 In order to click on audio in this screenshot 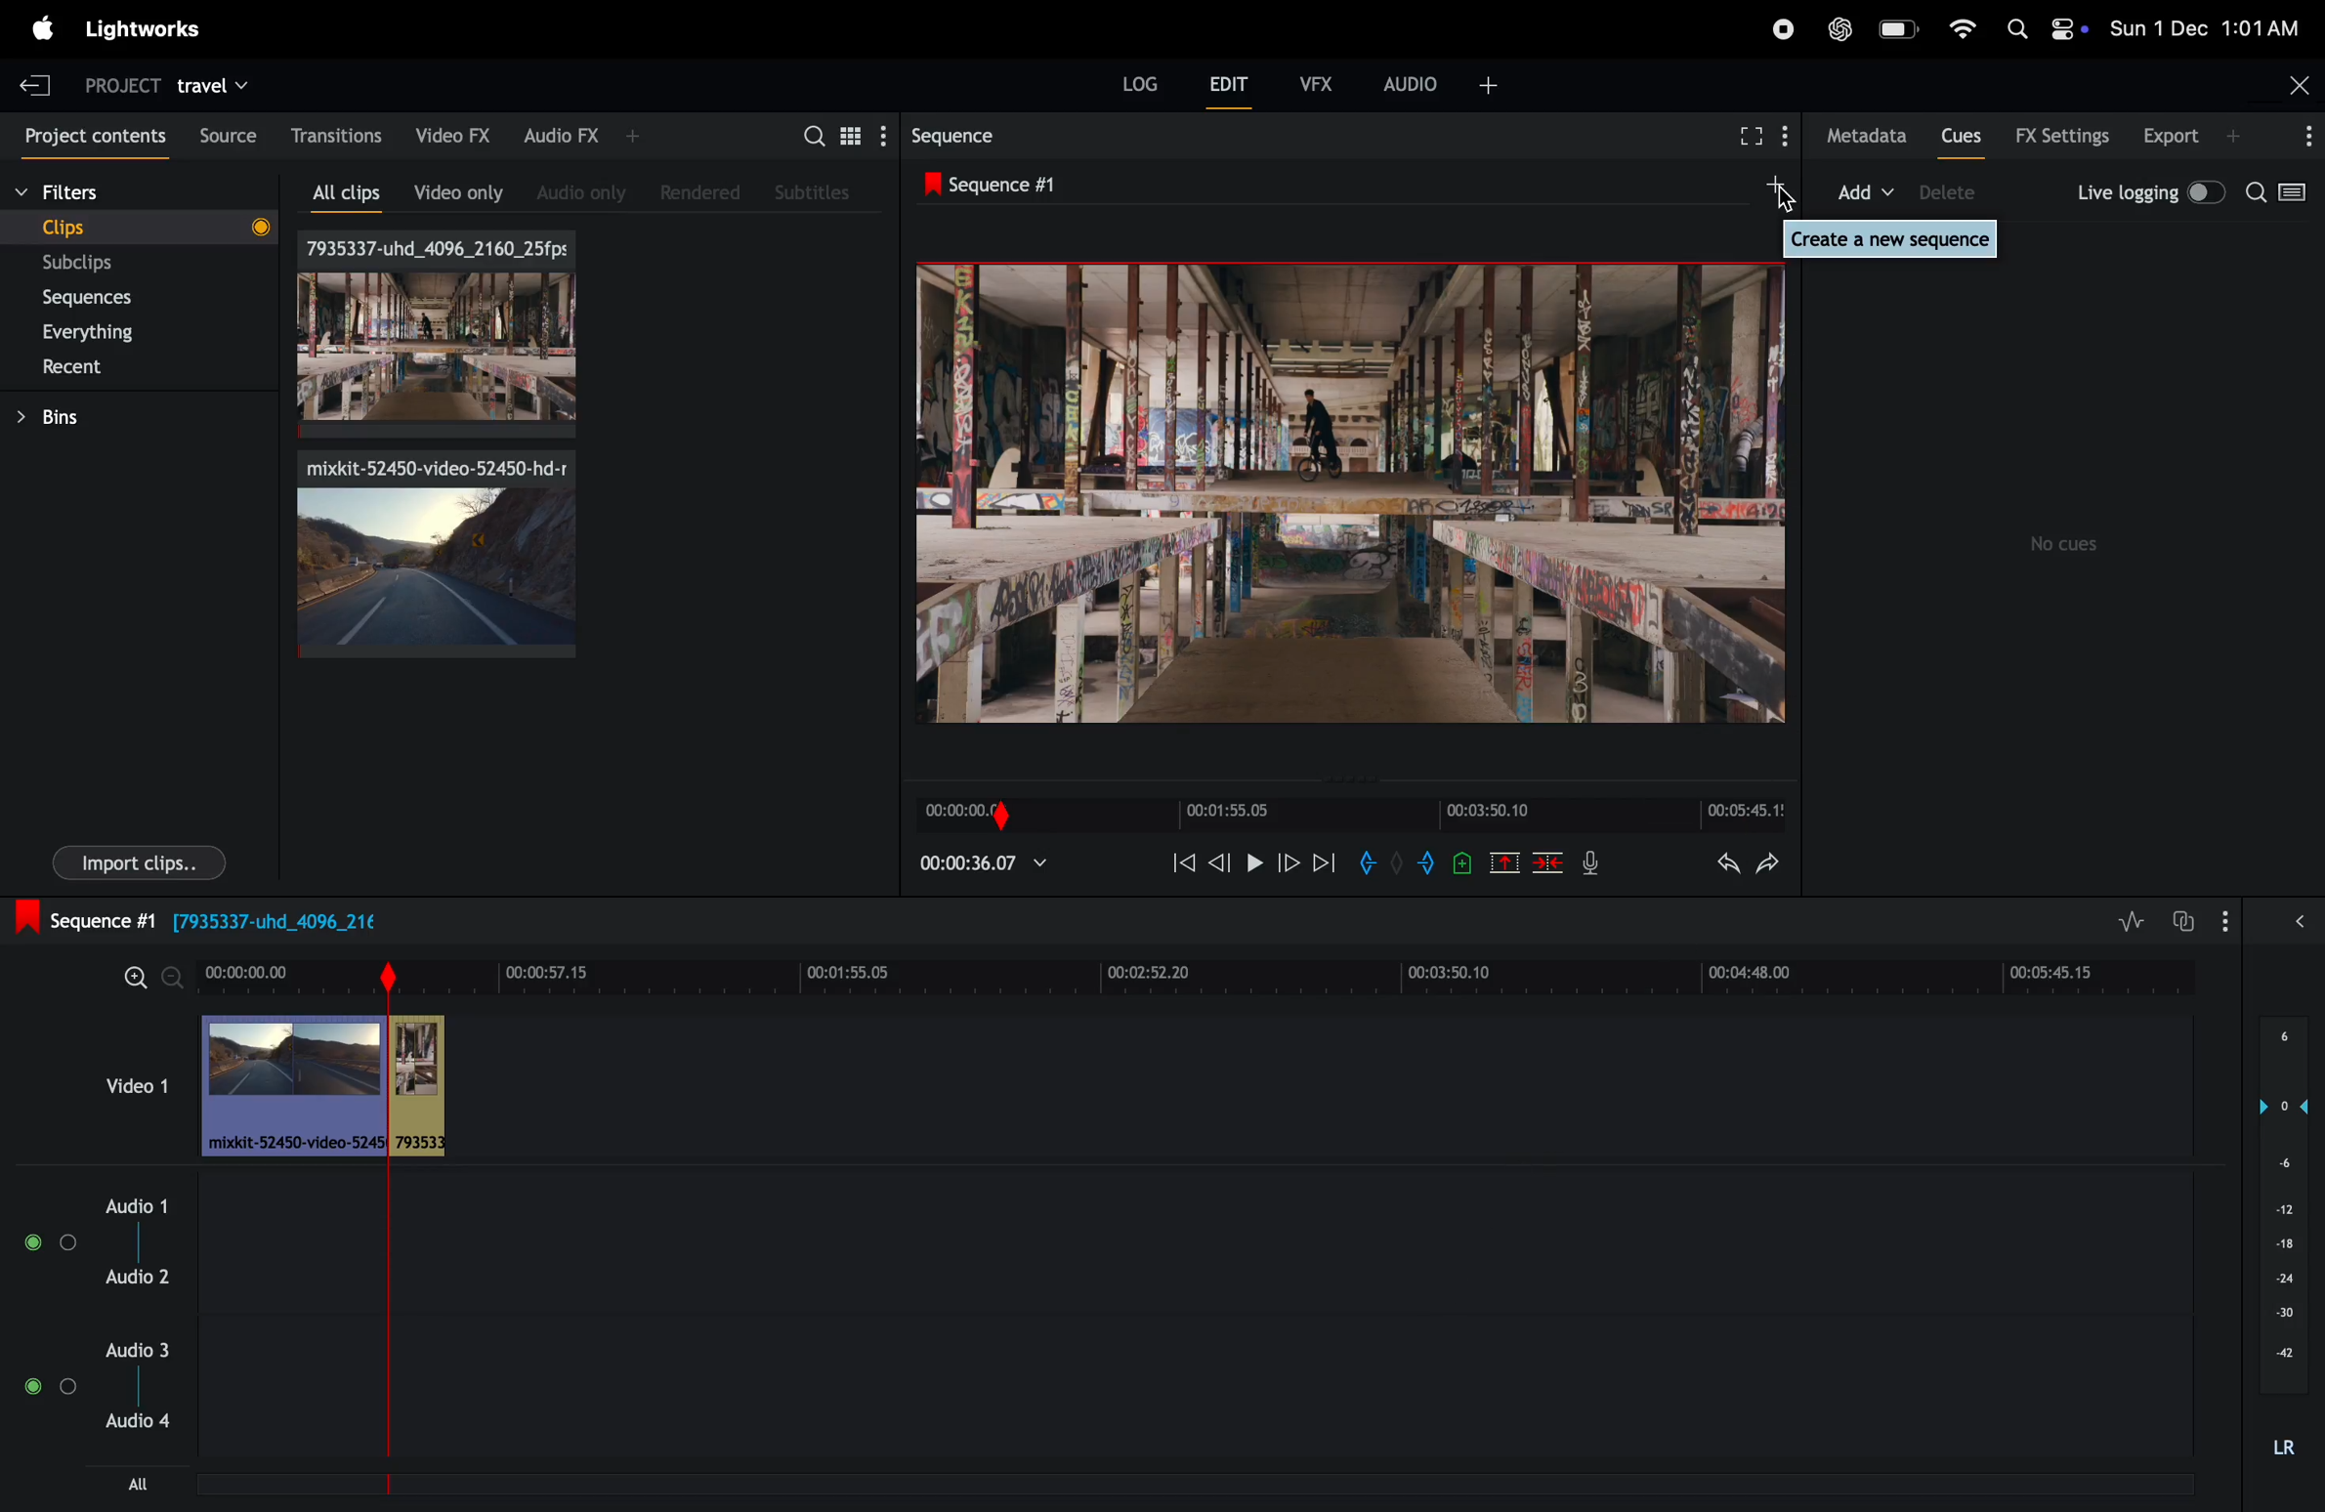, I will do `click(1444, 83)`.